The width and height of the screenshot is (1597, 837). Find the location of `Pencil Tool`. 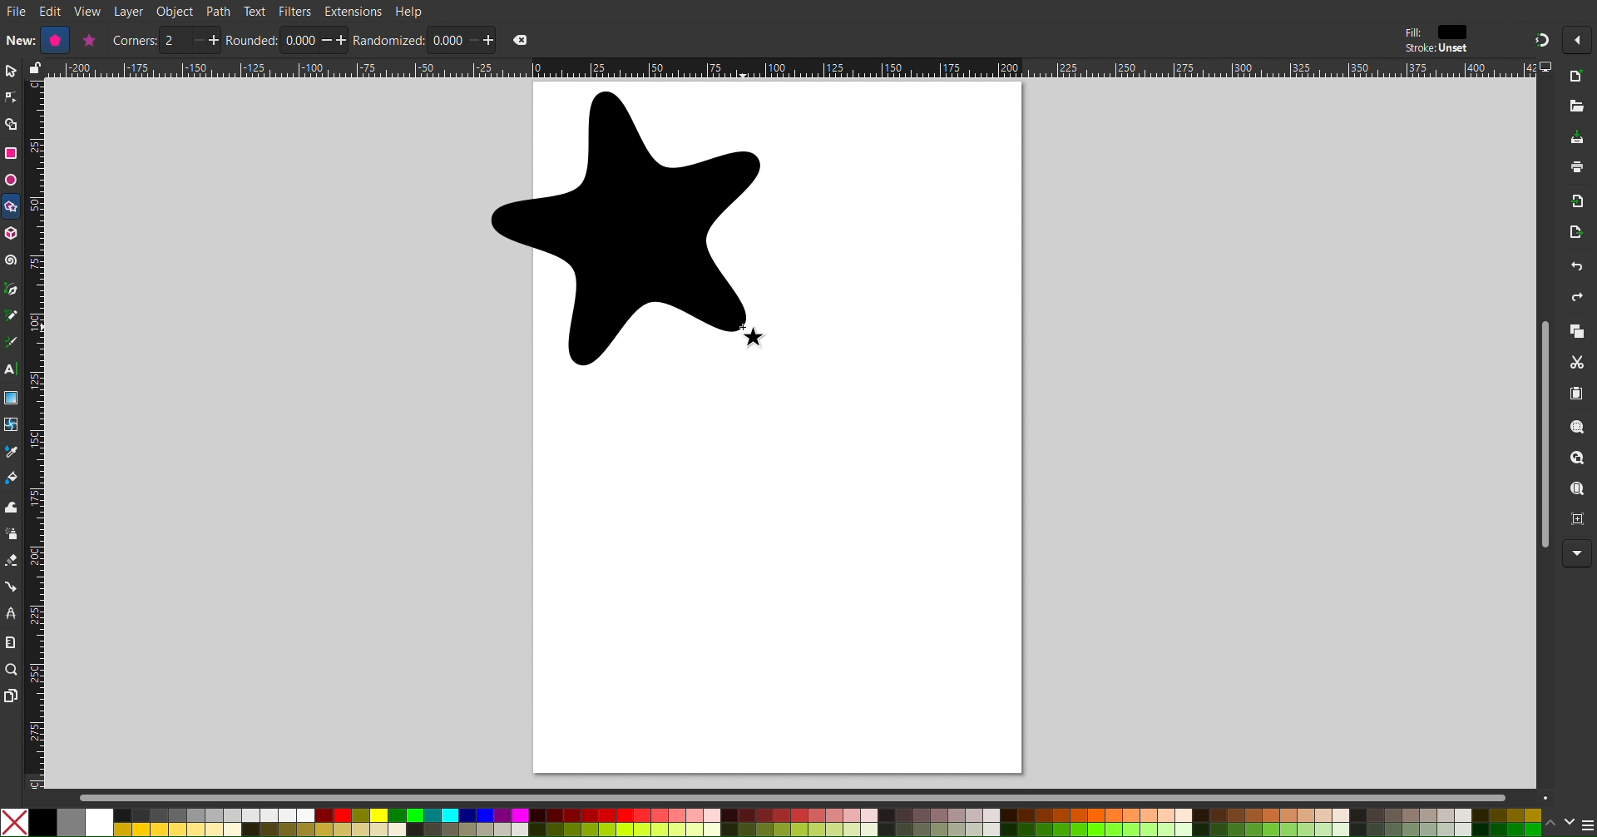

Pencil Tool is located at coordinates (11, 317).